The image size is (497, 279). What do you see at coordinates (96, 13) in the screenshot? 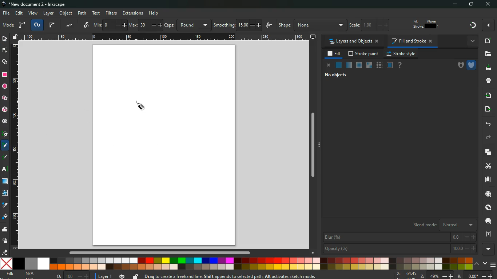
I see `text` at bounding box center [96, 13].